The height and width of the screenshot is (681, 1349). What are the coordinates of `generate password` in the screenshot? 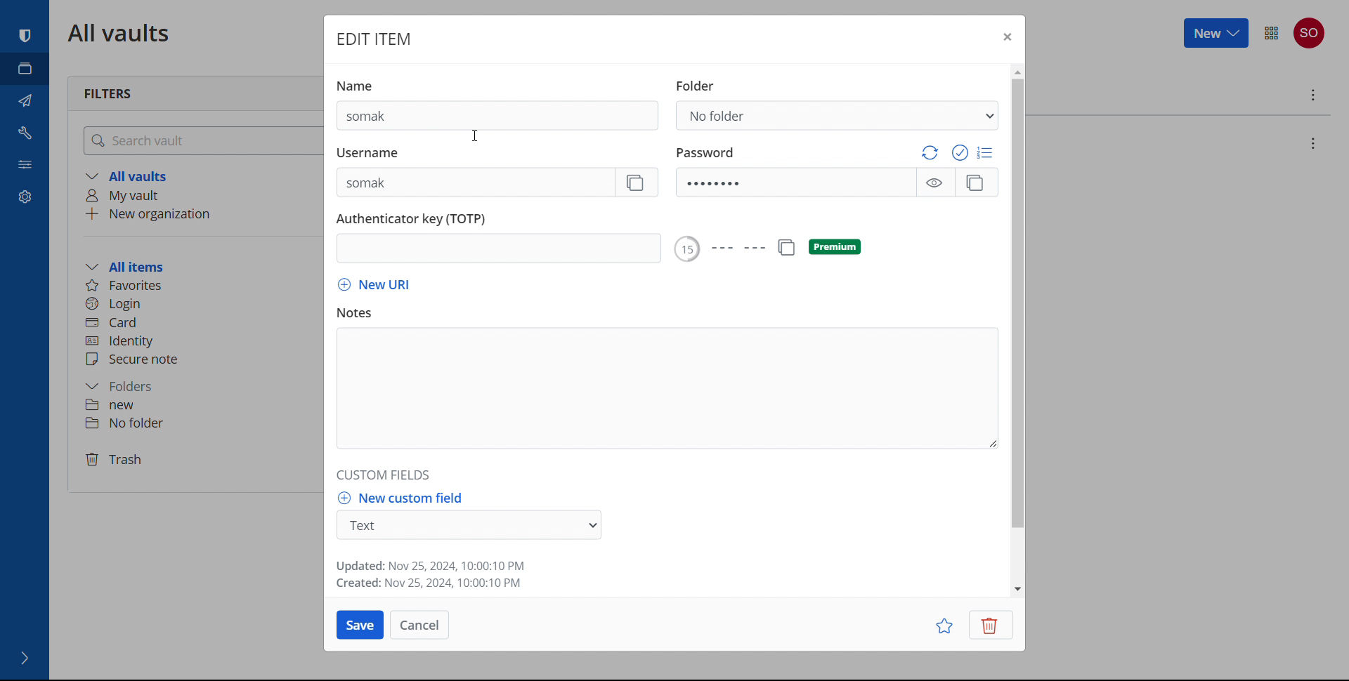 It's located at (930, 152).